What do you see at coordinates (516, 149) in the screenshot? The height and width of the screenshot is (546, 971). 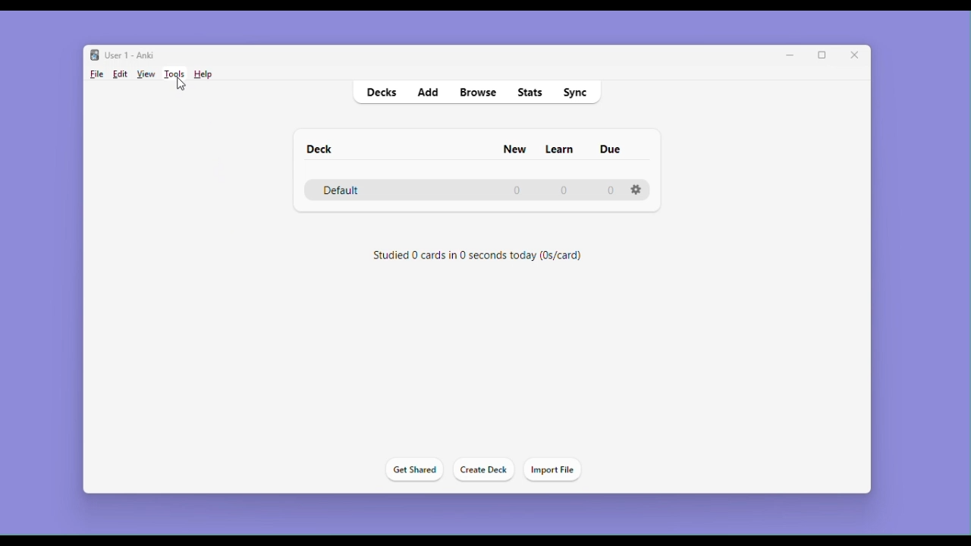 I see `New` at bounding box center [516, 149].